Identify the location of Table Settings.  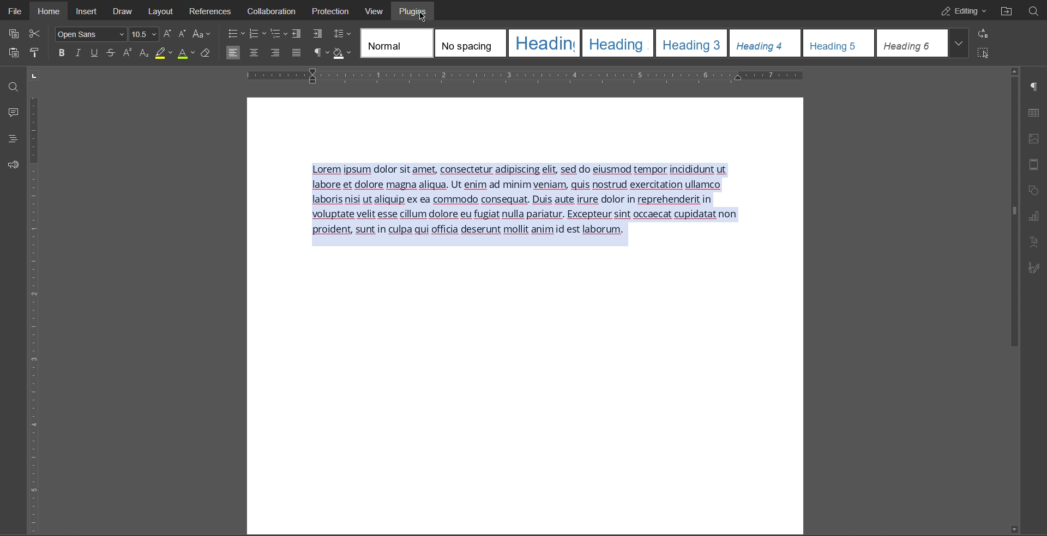
(1033, 112).